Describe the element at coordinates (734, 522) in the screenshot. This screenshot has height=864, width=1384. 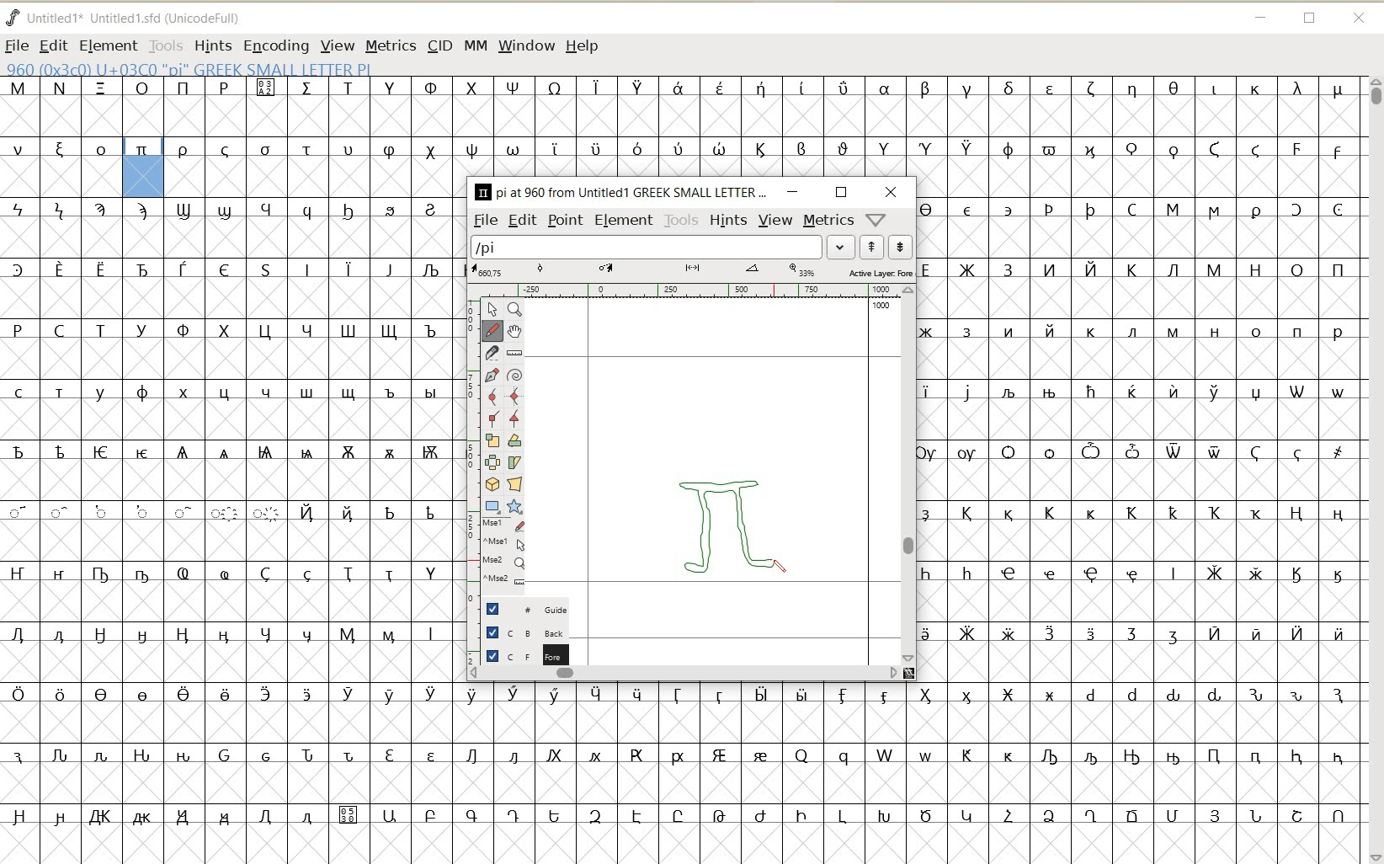
I see `a pi symbol (π) creation` at that location.